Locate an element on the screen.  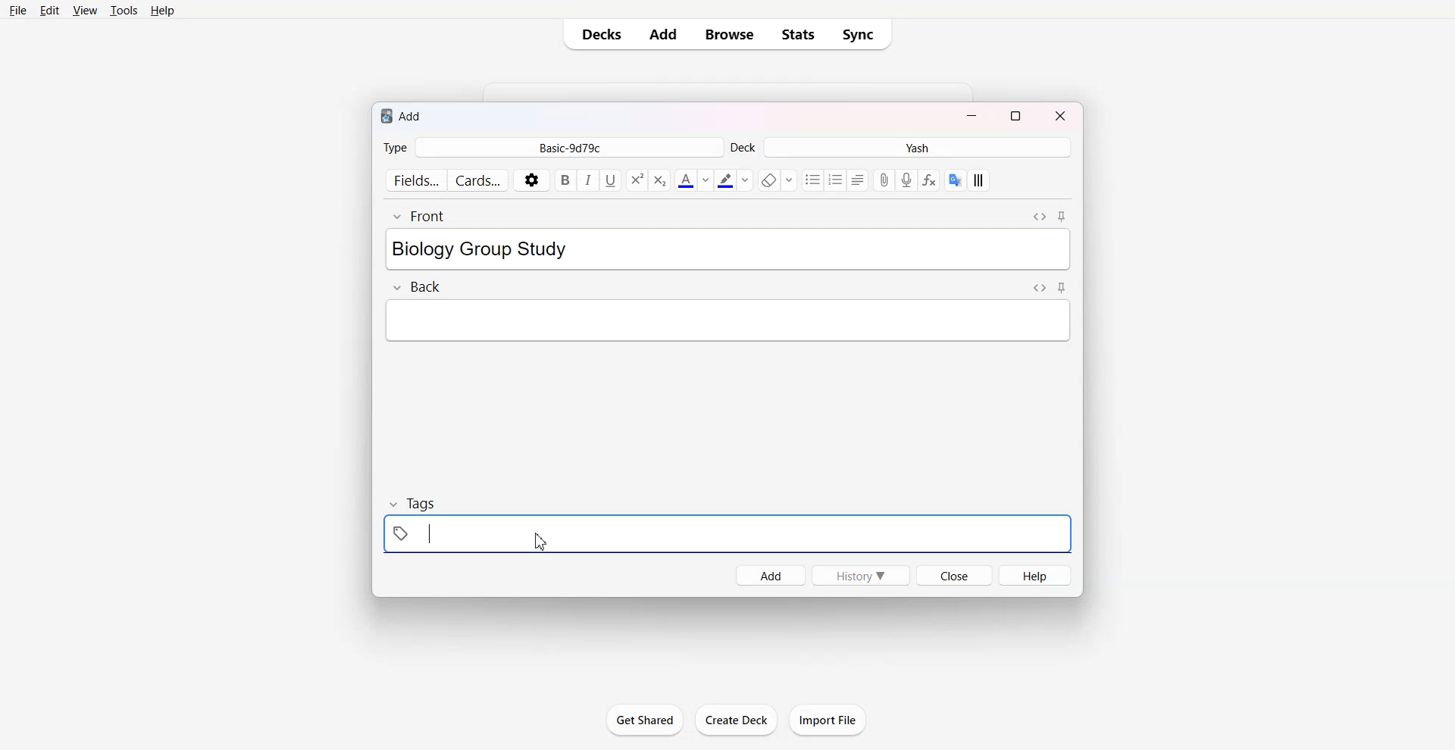
Close is located at coordinates (954, 575).